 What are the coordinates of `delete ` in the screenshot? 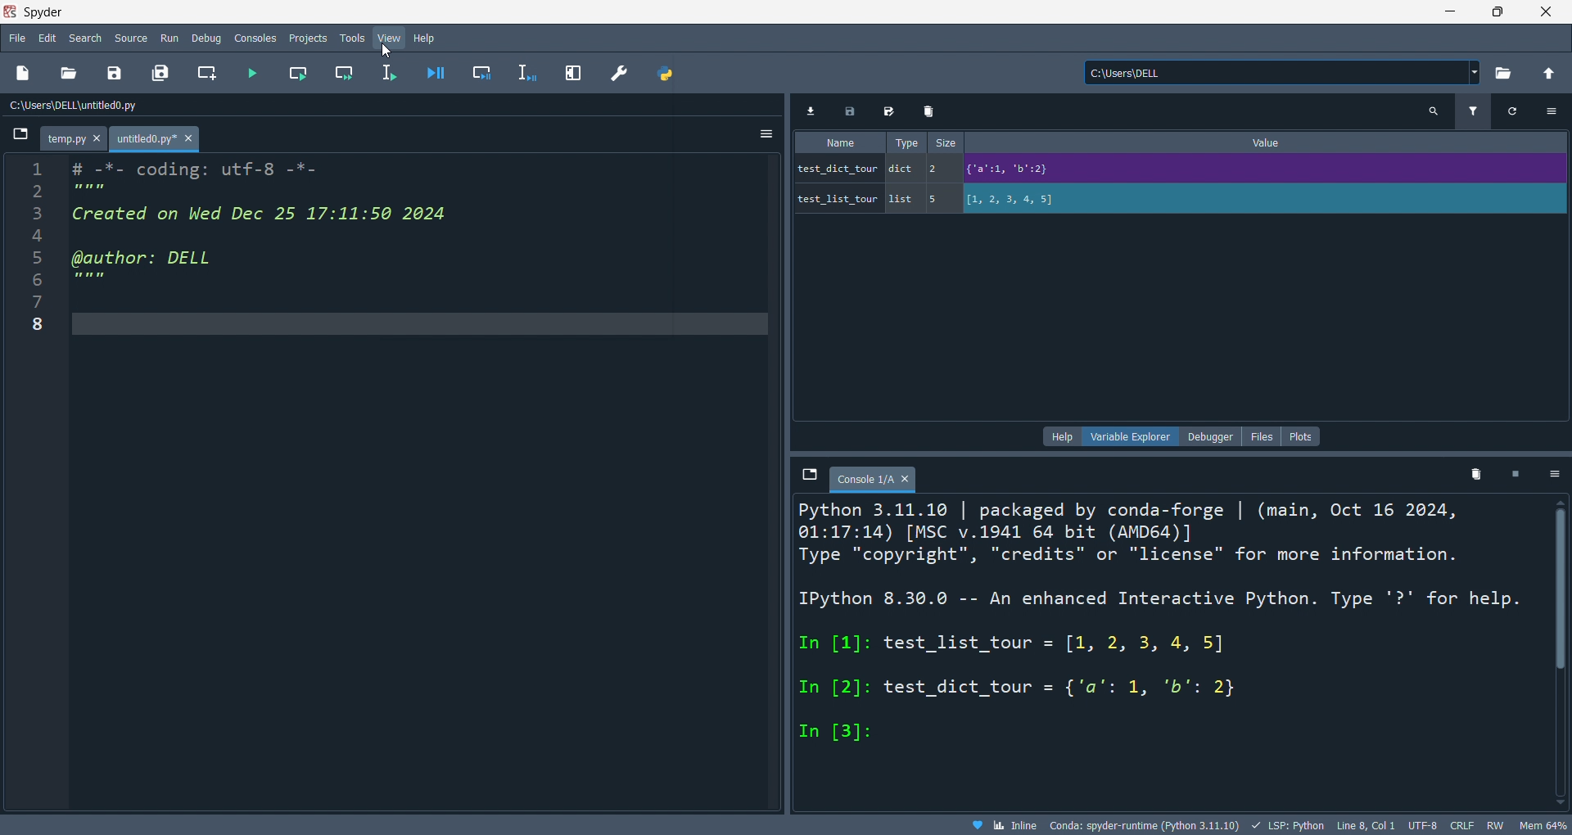 It's located at (1477, 478).